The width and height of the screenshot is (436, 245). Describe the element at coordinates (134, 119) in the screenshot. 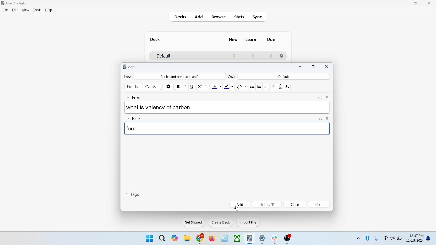

I see `back` at that location.